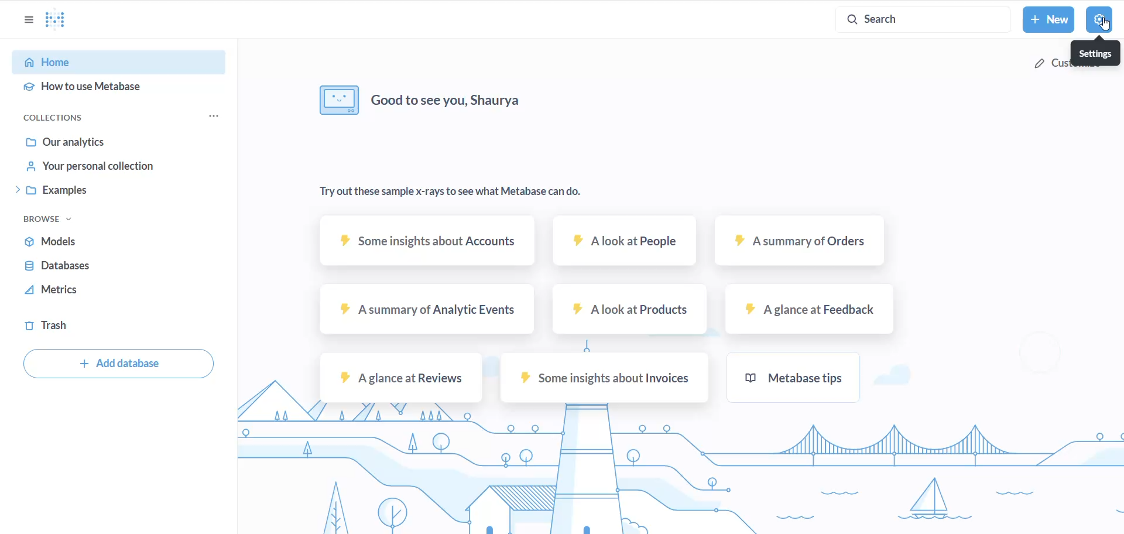  What do you see at coordinates (121, 290) in the screenshot?
I see `METRICS` at bounding box center [121, 290].